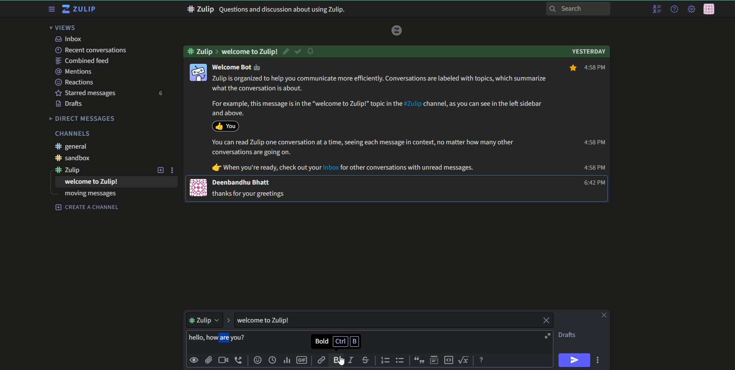  I want to click on add voice call, so click(239, 360).